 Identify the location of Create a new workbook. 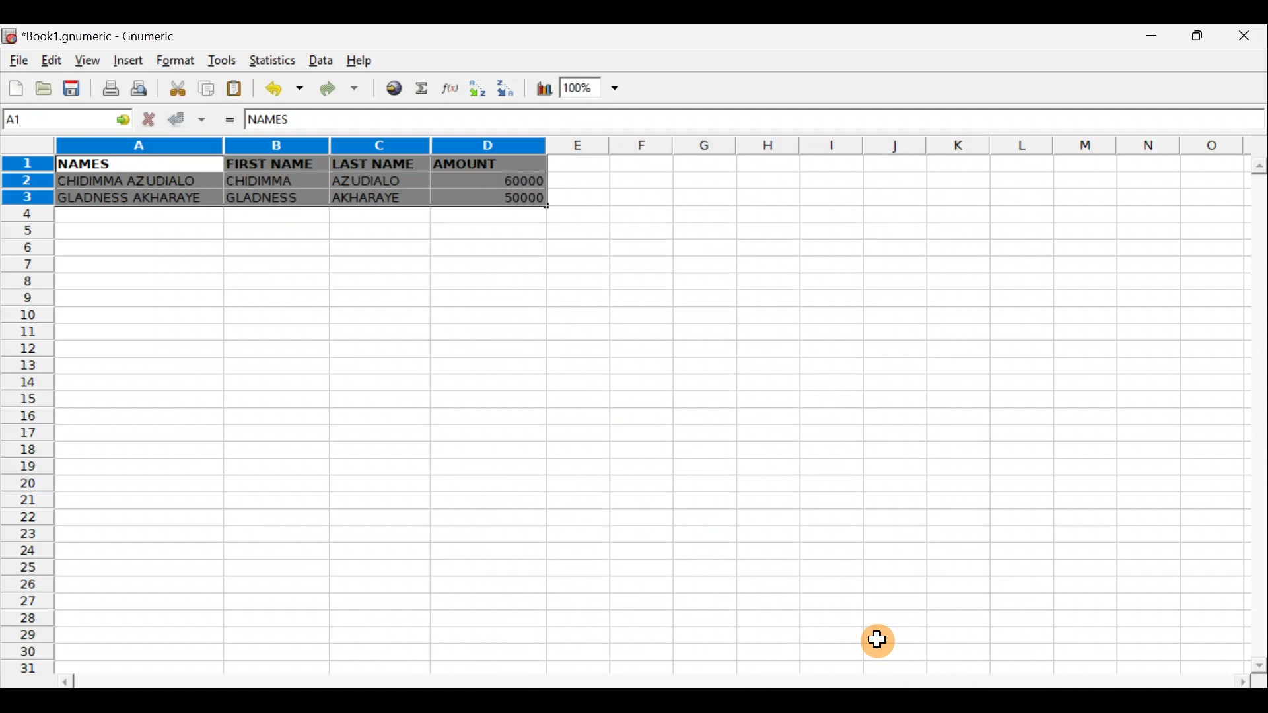
(17, 88).